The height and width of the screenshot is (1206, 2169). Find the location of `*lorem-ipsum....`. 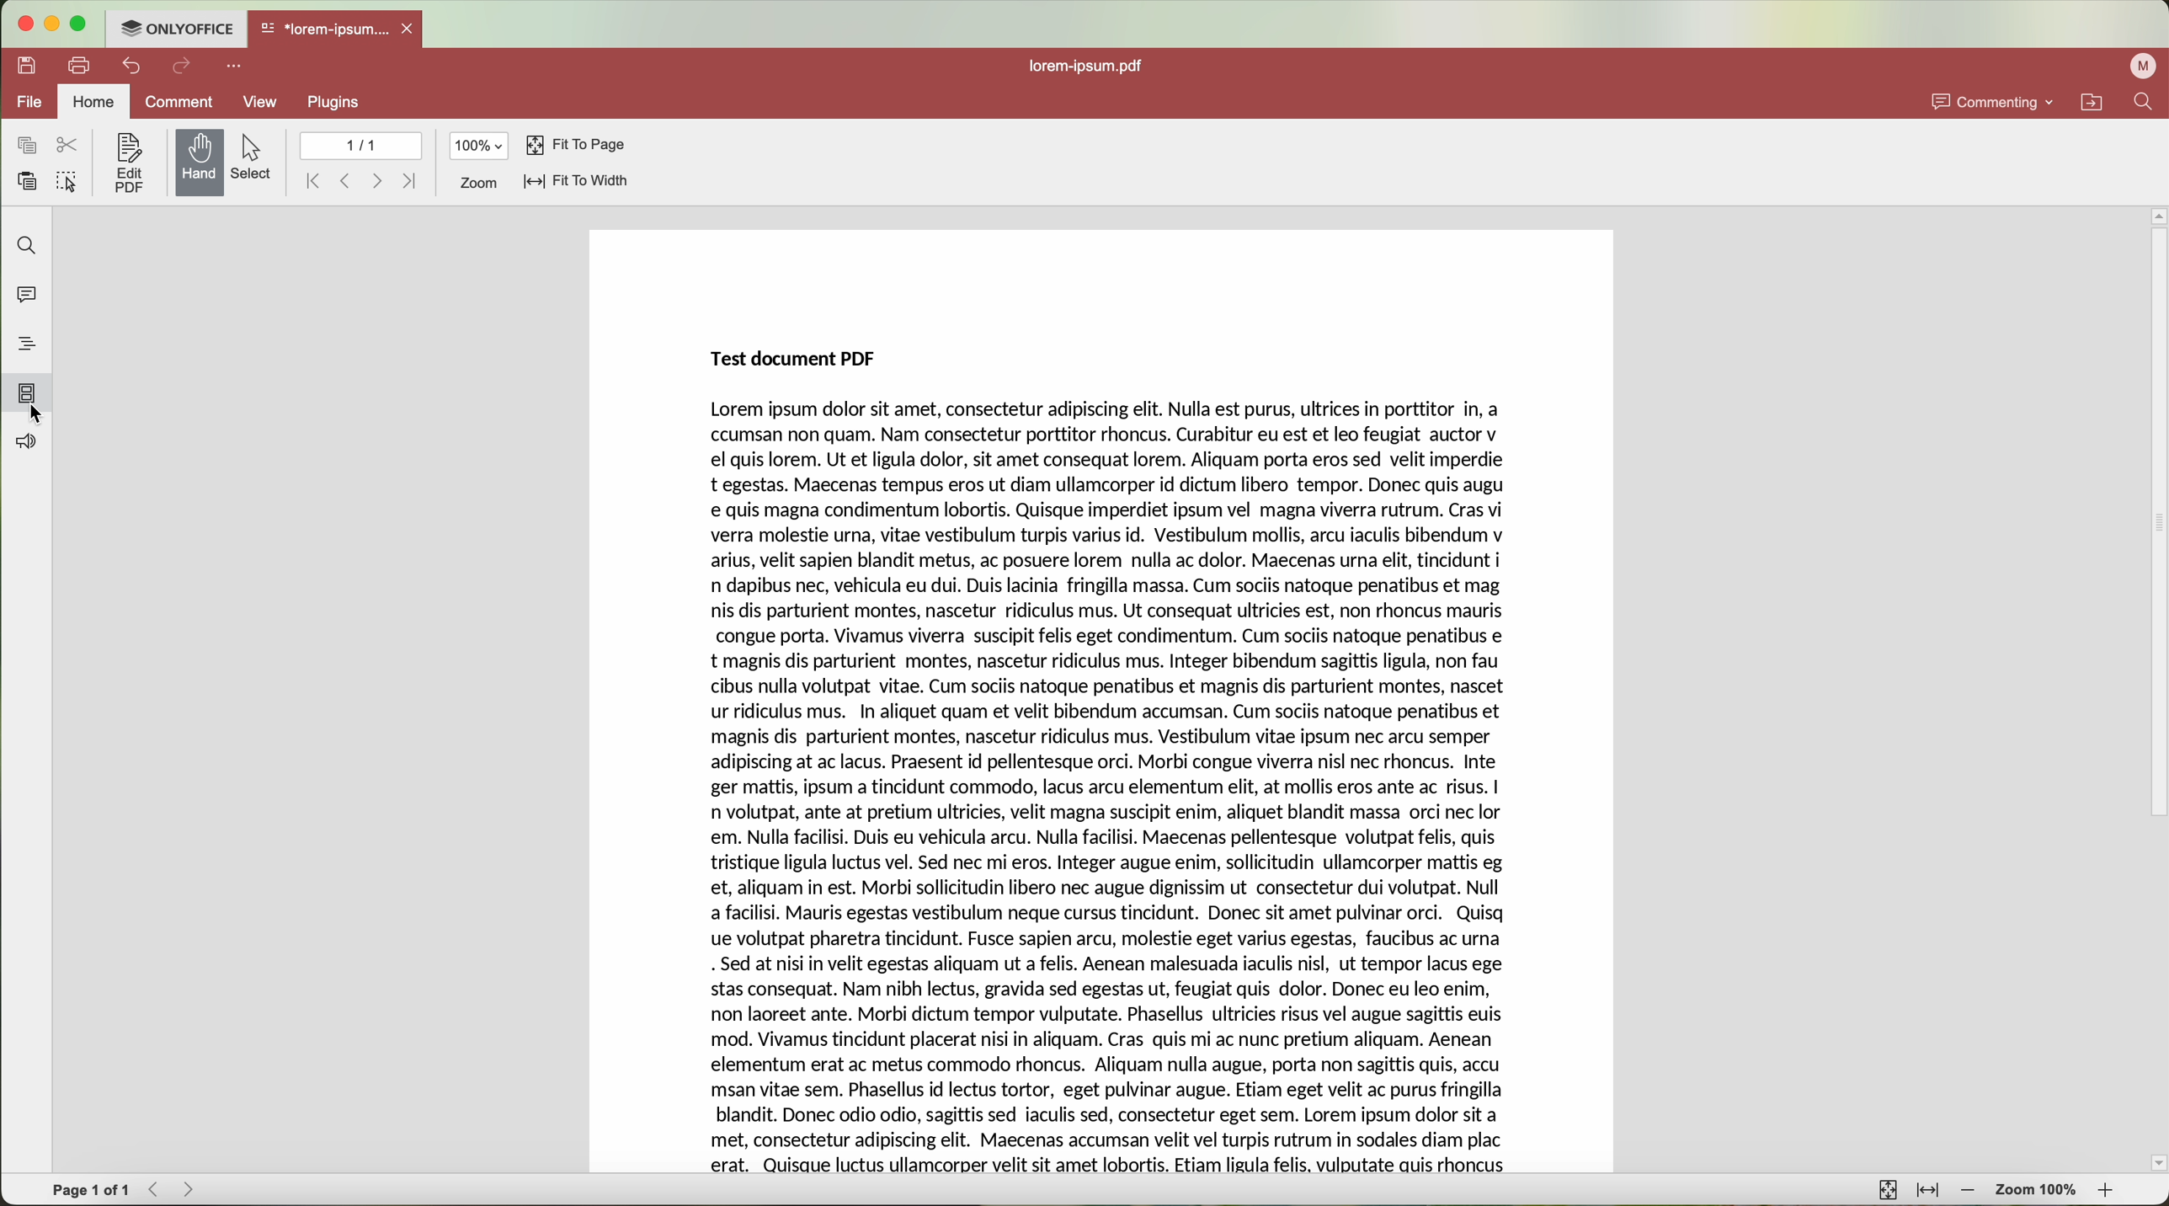

*lorem-ipsum.... is located at coordinates (326, 27).